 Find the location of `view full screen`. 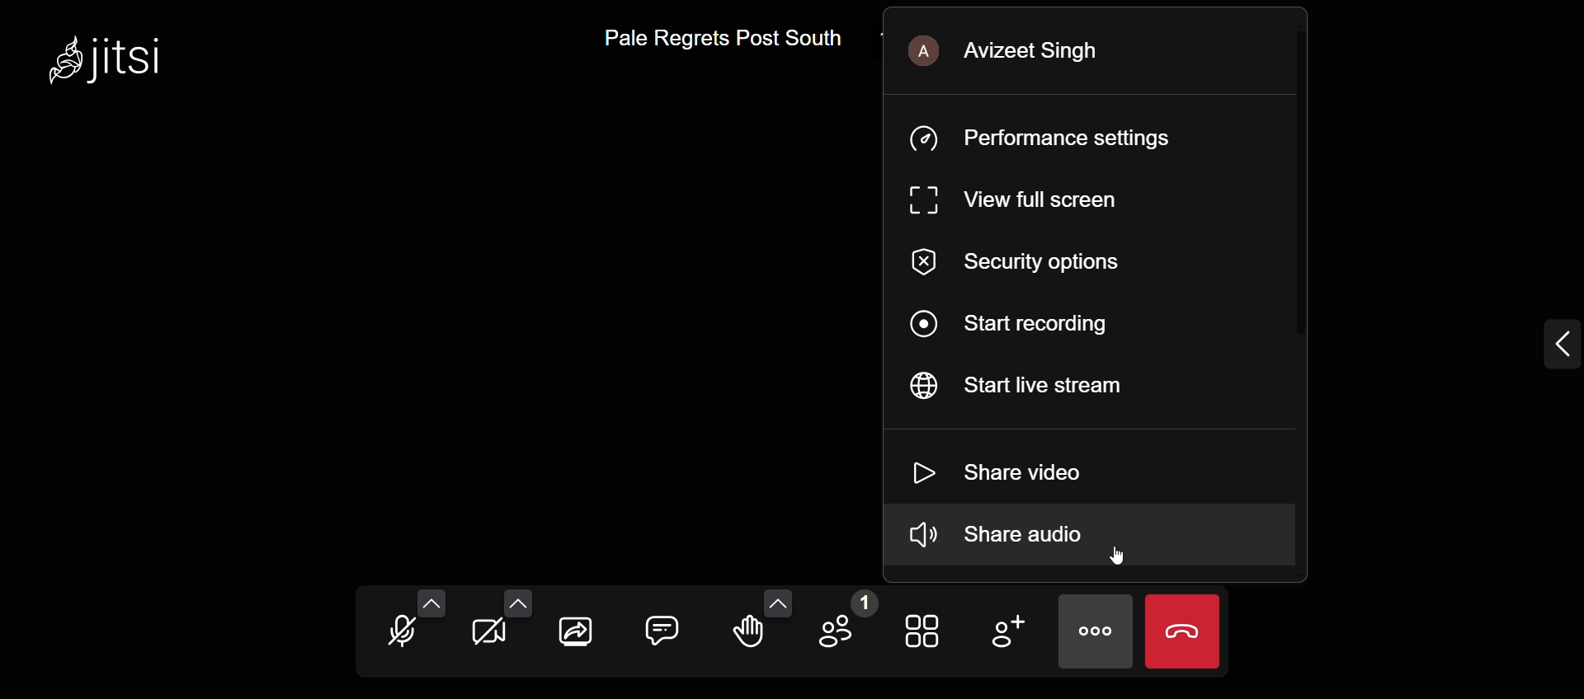

view full screen is located at coordinates (1011, 200).